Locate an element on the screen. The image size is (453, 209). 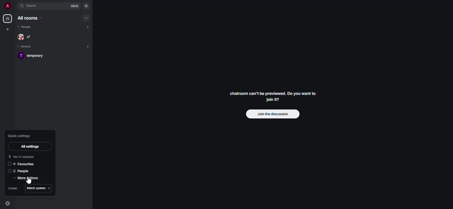
create space is located at coordinates (7, 29).